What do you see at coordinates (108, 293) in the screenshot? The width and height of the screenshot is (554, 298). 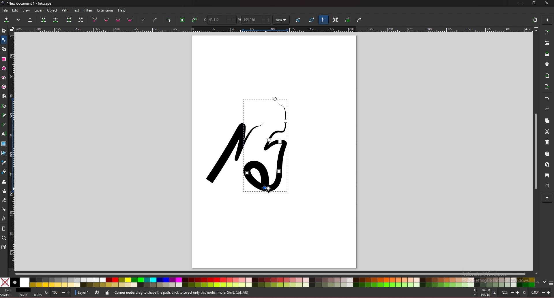 I see `toggle lock` at bounding box center [108, 293].